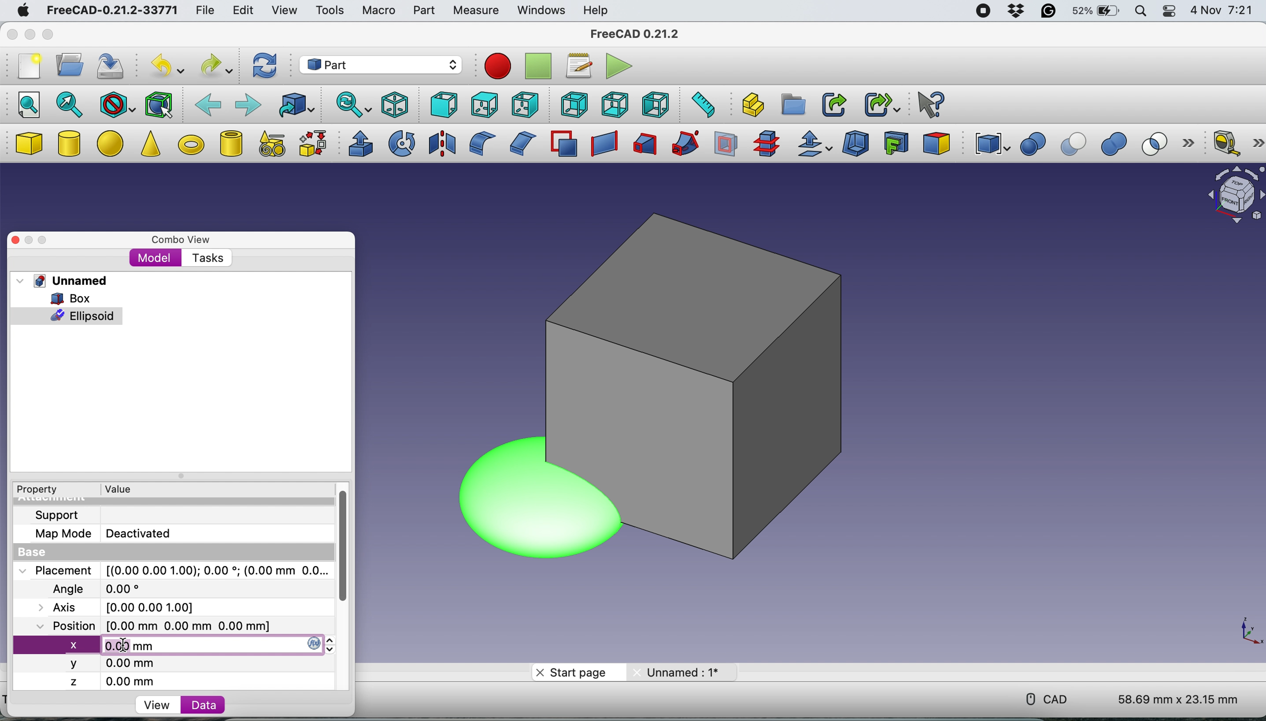  Describe the element at coordinates (55, 515) in the screenshot. I see `support` at that location.